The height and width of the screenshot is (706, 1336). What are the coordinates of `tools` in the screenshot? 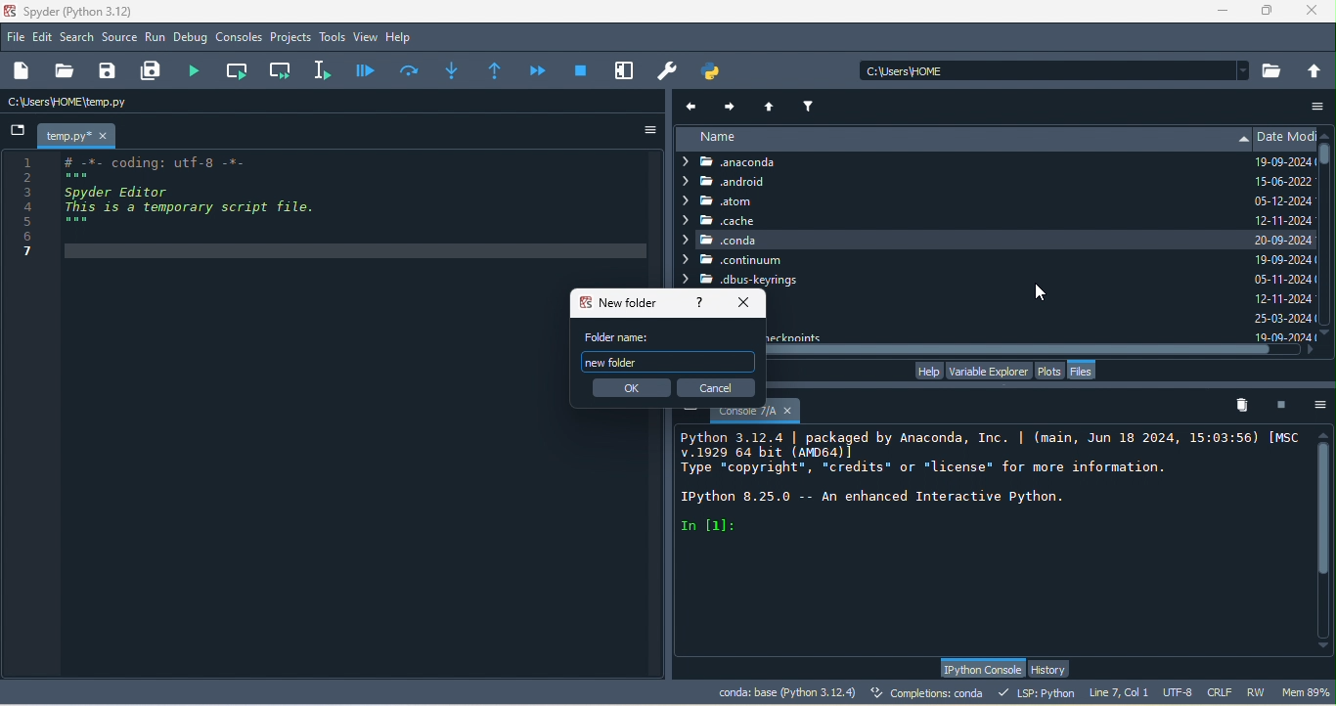 It's located at (333, 38).